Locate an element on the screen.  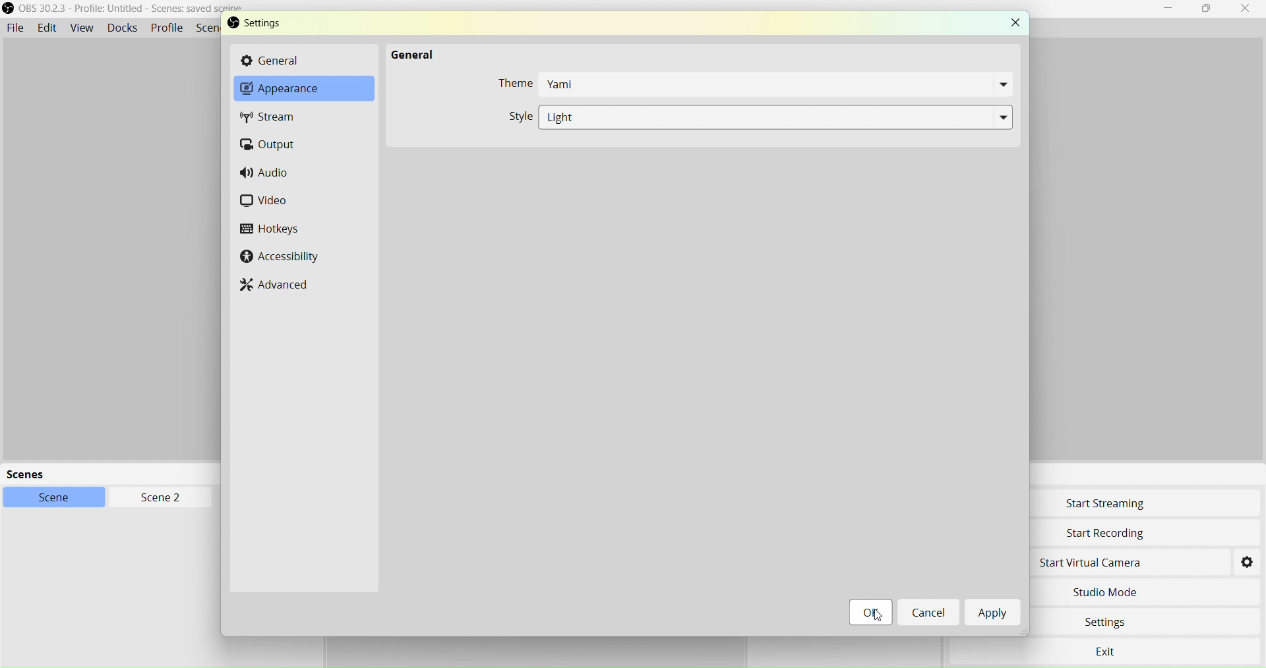
View is located at coordinates (80, 27).